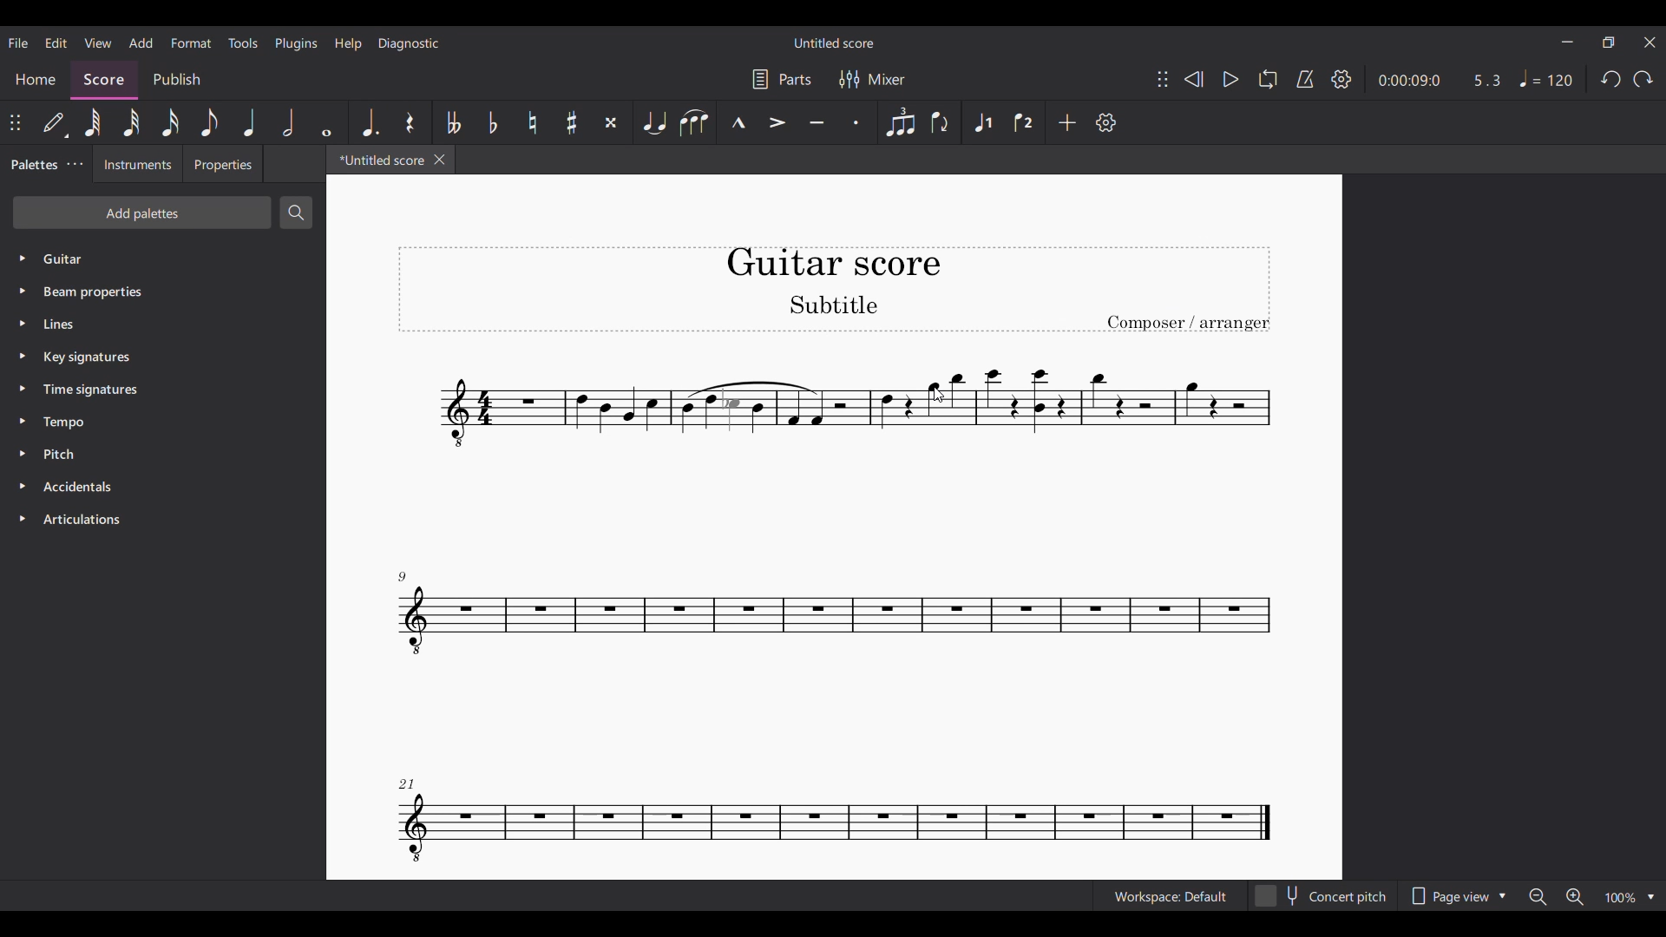 The height and width of the screenshot is (937, 1666). What do you see at coordinates (289, 122) in the screenshot?
I see `Half note` at bounding box center [289, 122].